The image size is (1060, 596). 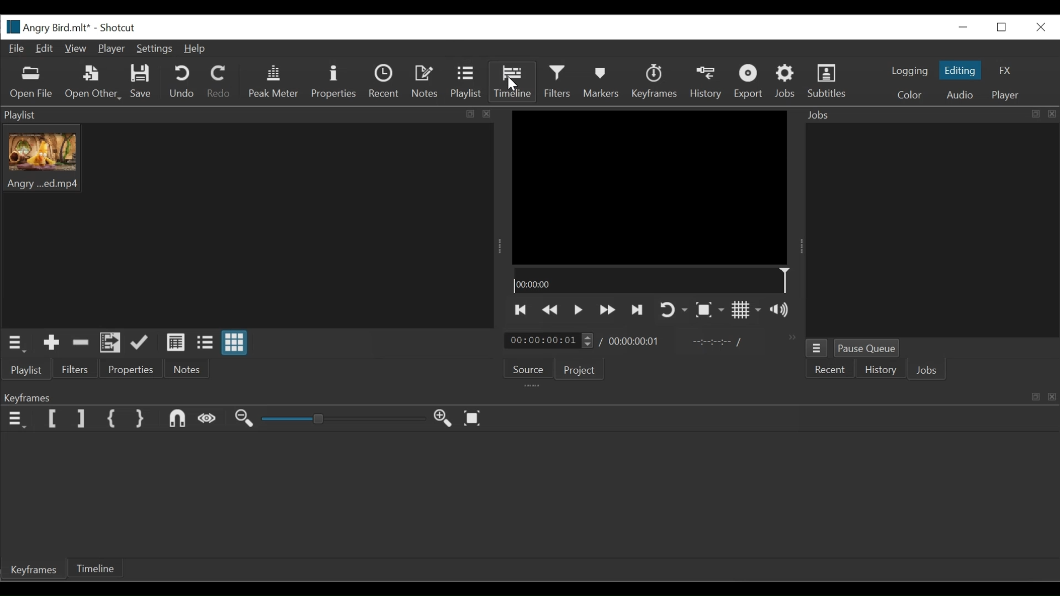 What do you see at coordinates (606, 310) in the screenshot?
I see `Play forward quickly` at bounding box center [606, 310].